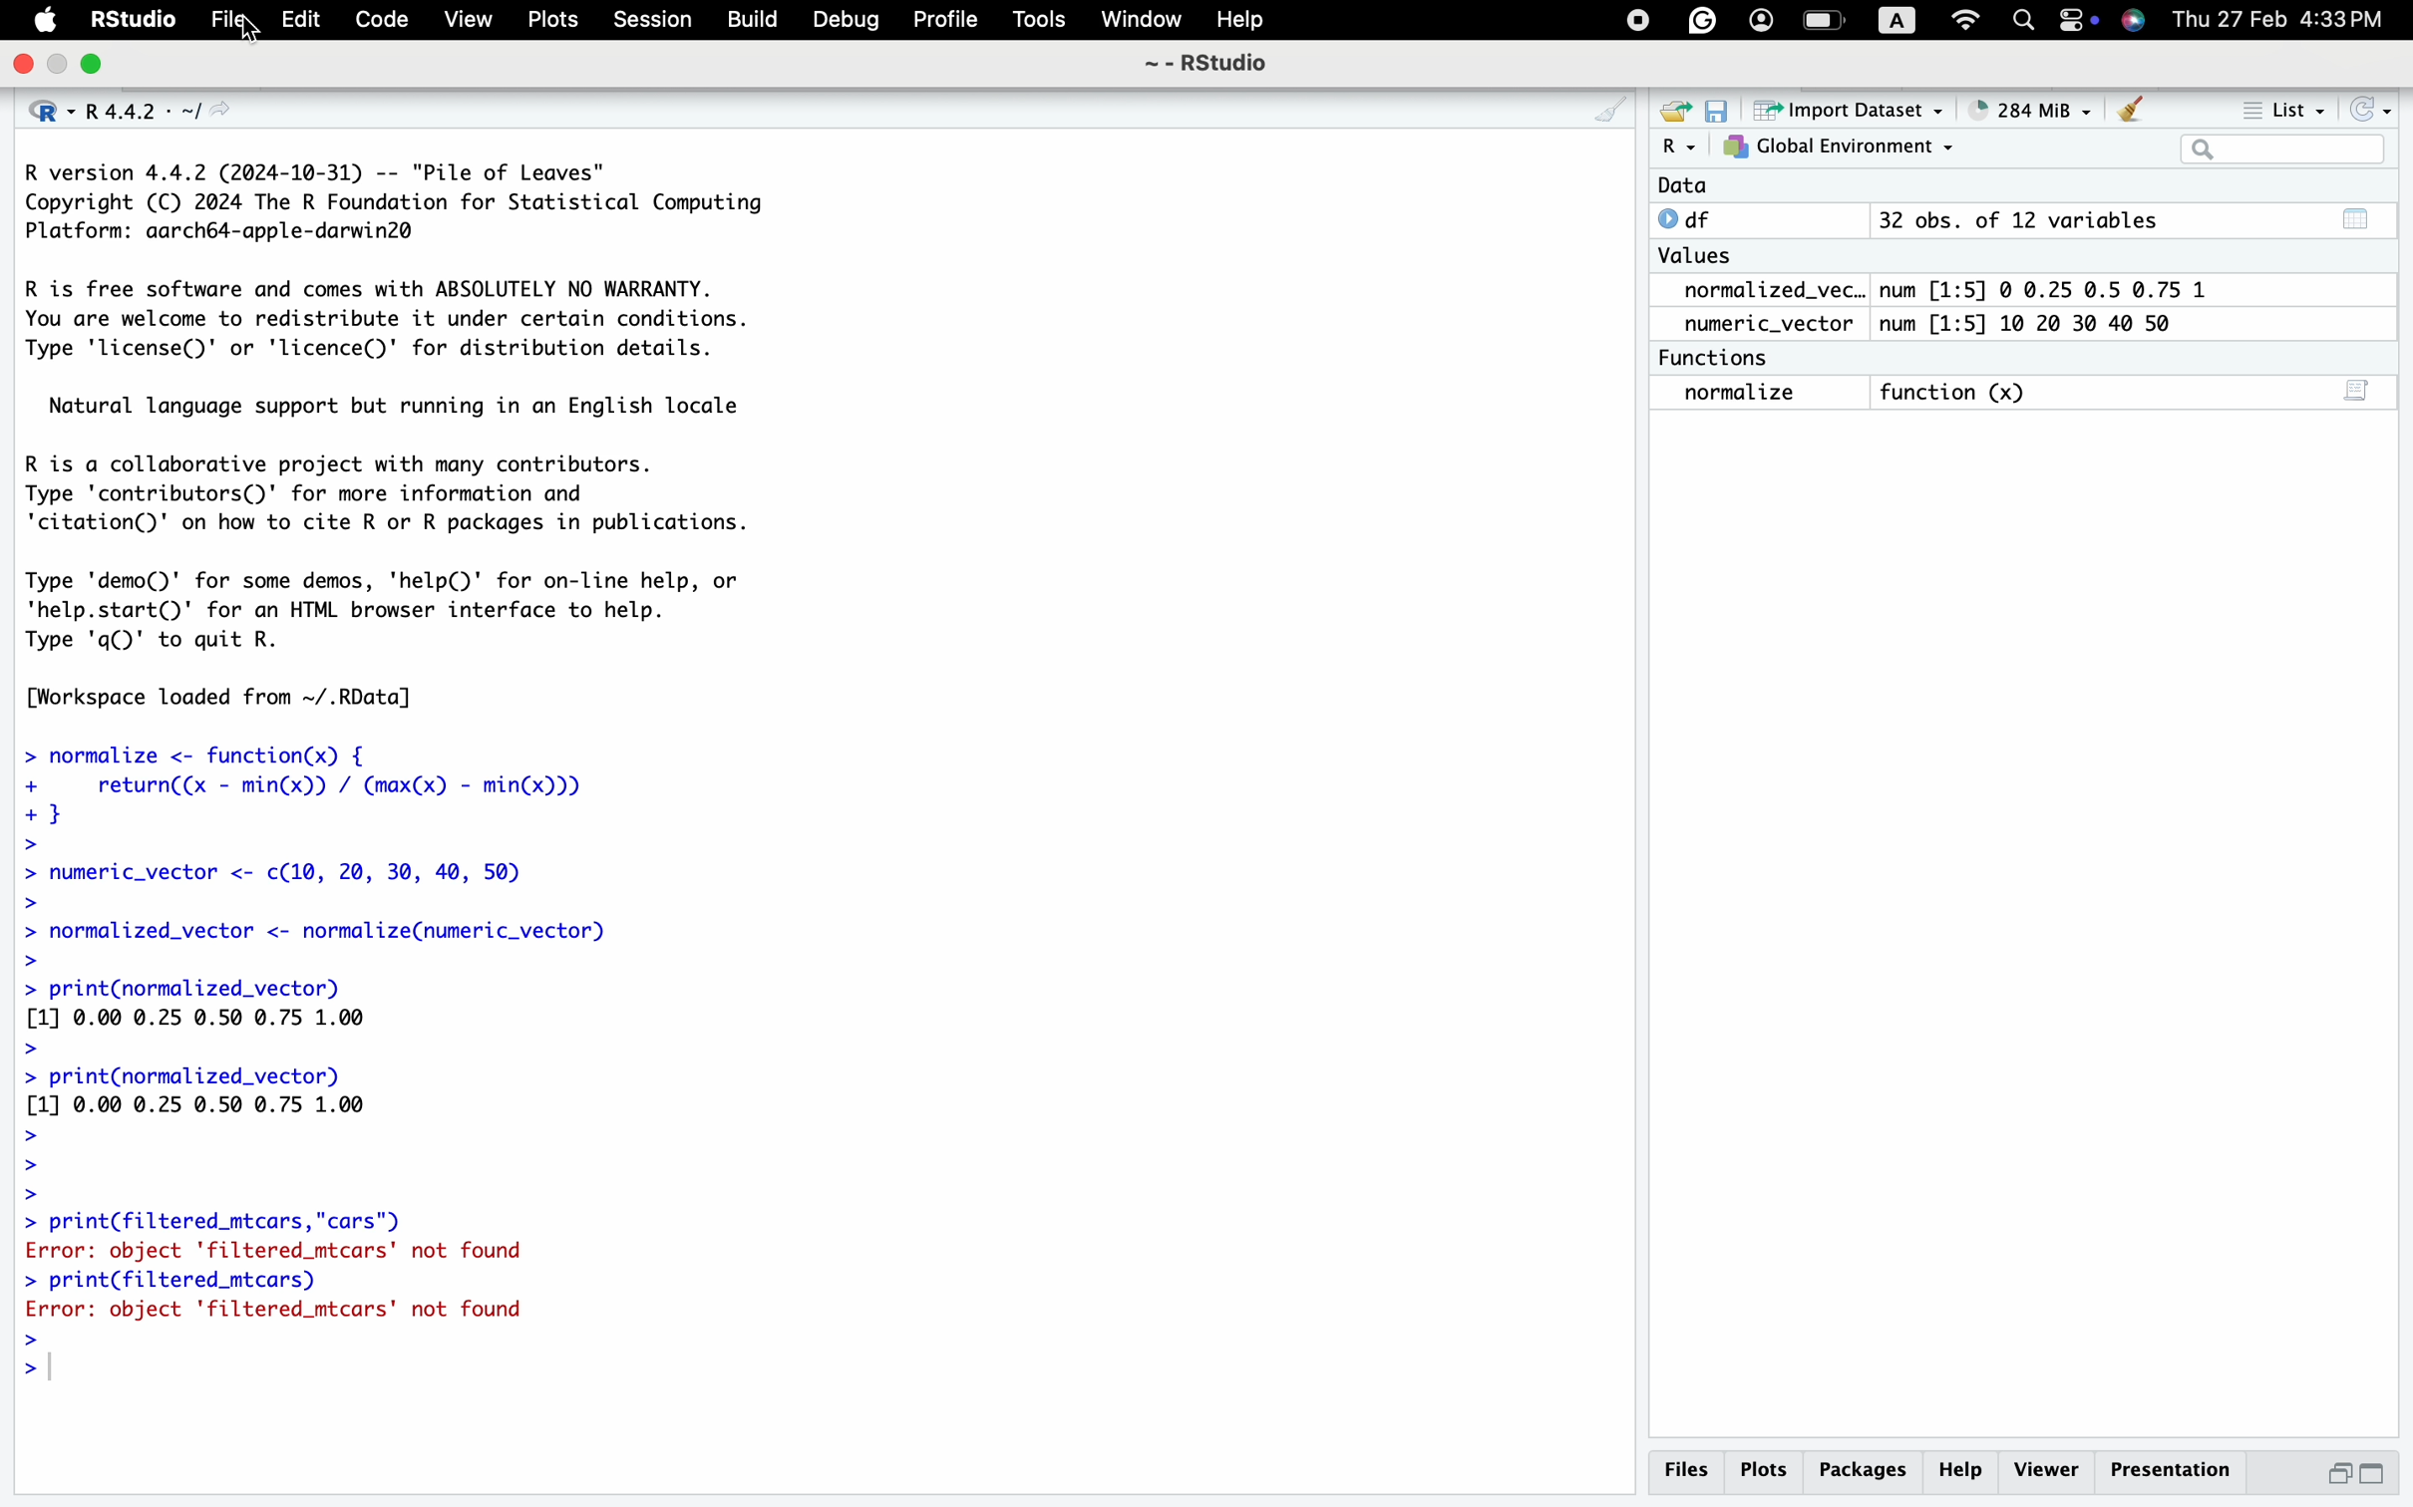 Image resolution: width=2413 pixels, height=1507 pixels. I want to click on SIRI, so click(2139, 22).